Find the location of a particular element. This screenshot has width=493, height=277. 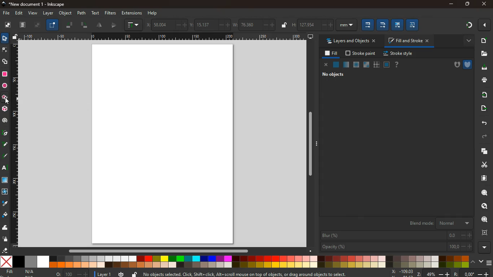

3d tool is located at coordinates (5, 109).